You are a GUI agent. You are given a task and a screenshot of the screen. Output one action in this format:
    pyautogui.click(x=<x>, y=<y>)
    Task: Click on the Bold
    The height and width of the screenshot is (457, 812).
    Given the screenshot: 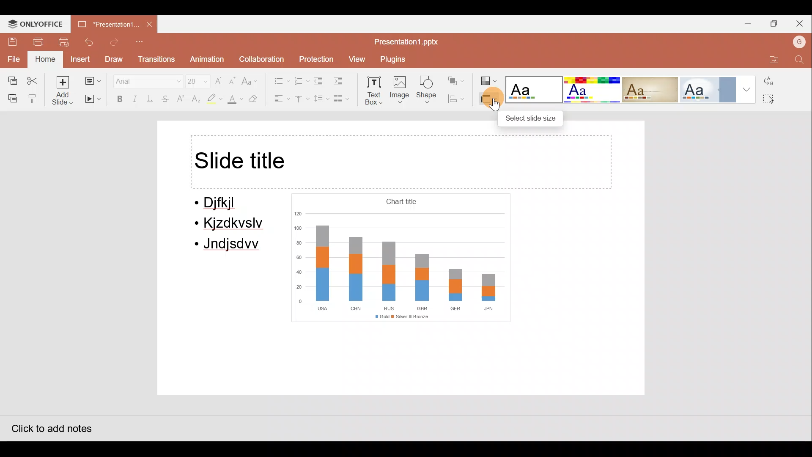 What is the action you would take?
    pyautogui.click(x=118, y=99)
    